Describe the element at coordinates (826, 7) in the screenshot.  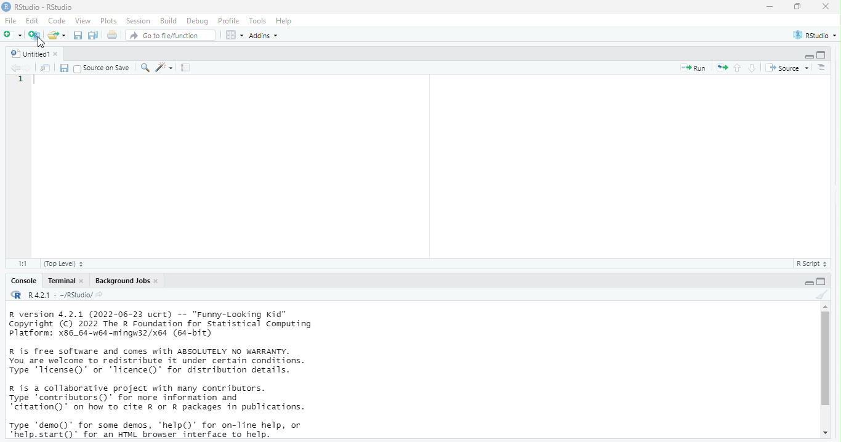
I see `close` at that location.